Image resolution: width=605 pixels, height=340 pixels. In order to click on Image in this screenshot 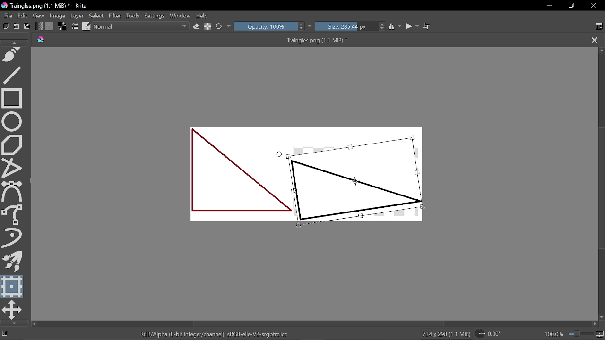, I will do `click(58, 16)`.